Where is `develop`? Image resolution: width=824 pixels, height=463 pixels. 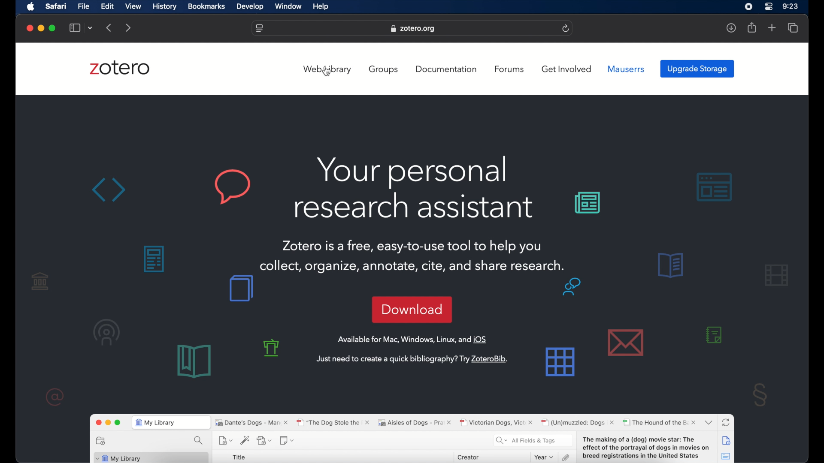
develop is located at coordinates (250, 7).